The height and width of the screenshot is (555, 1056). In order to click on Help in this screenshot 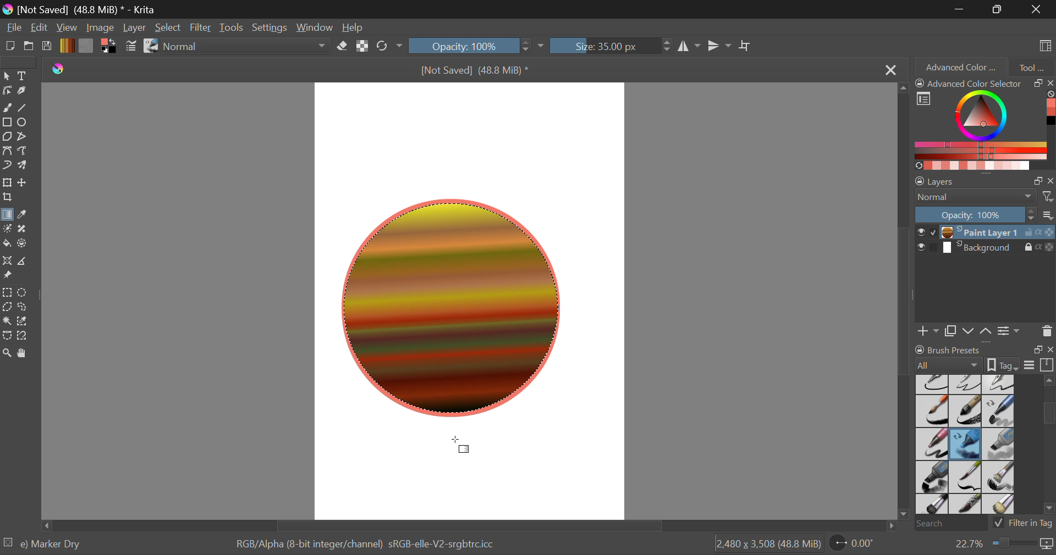, I will do `click(354, 29)`.